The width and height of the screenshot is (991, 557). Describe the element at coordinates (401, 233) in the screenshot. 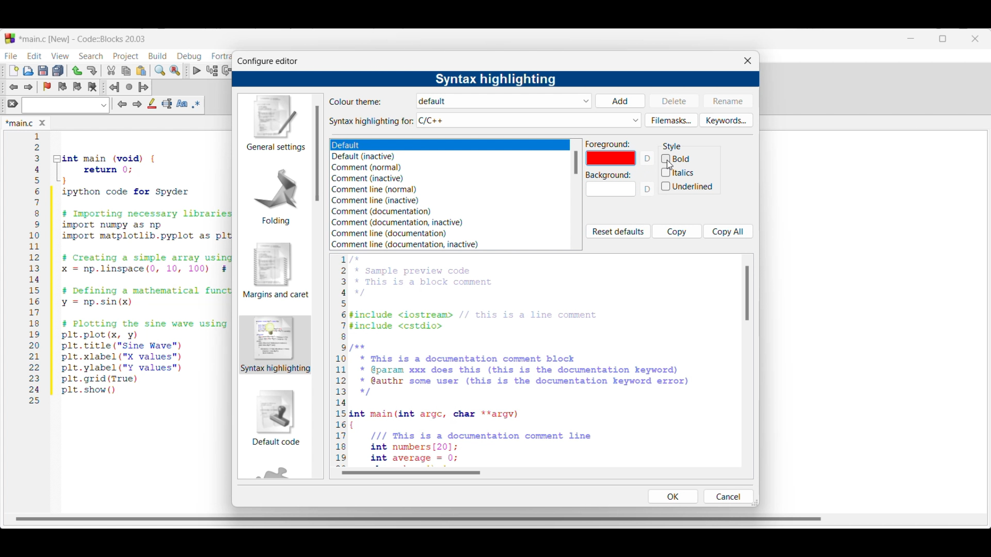

I see `Comment line (documentation)` at that location.